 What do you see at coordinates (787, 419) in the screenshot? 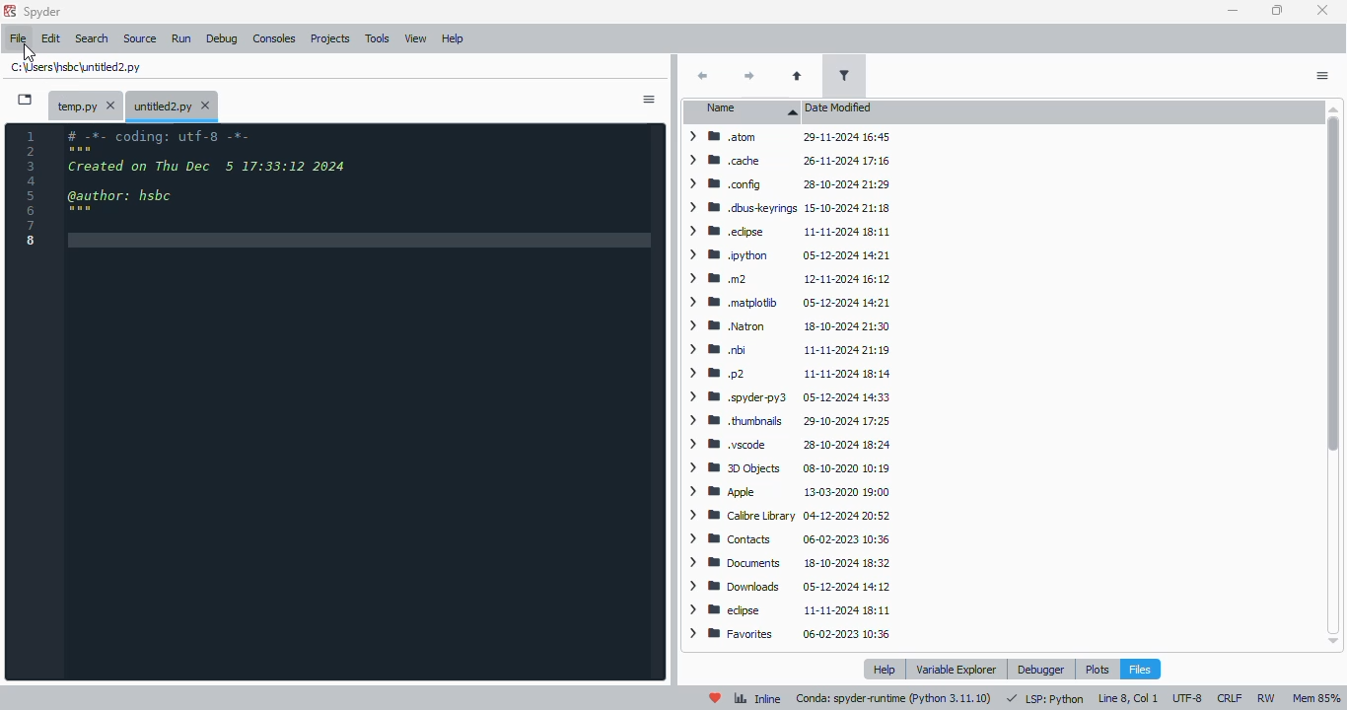
I see `> WB thumbnails 29-10-2024 17:25` at bounding box center [787, 419].